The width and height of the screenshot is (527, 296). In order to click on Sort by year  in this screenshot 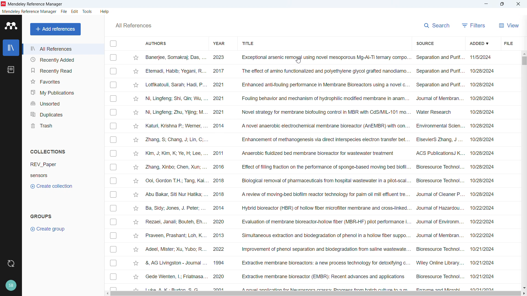, I will do `click(219, 44)`.